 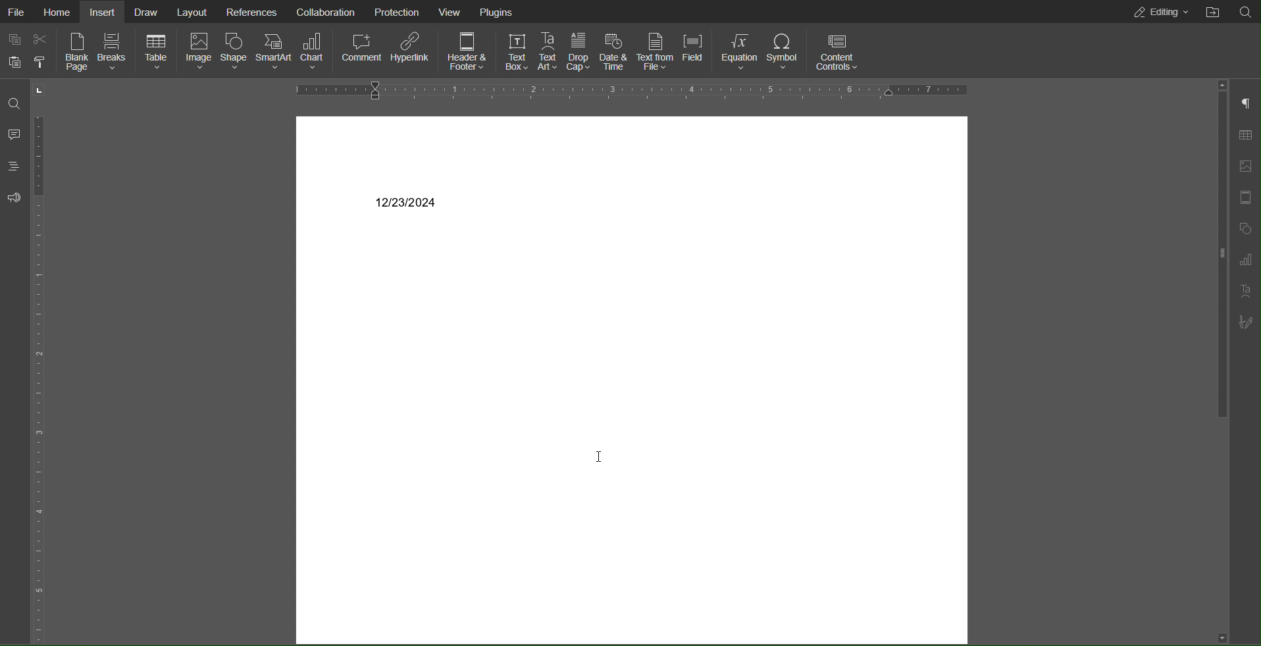 What do you see at coordinates (116, 52) in the screenshot?
I see `Breaks` at bounding box center [116, 52].